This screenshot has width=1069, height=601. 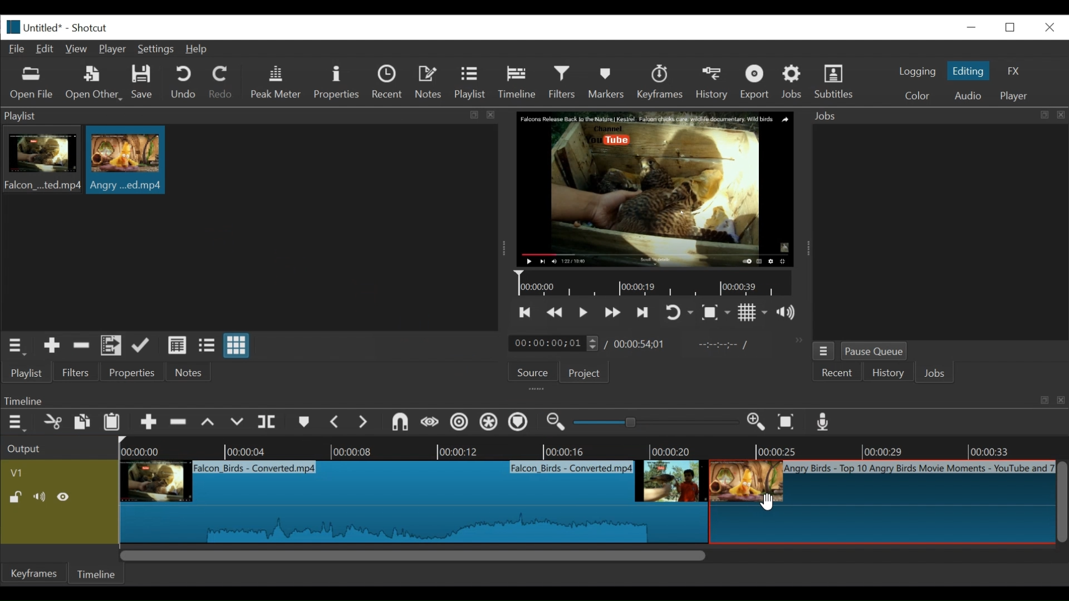 I want to click on Shotcut logo, so click(x=11, y=26).